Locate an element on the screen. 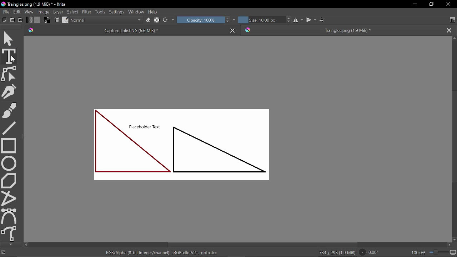 The height and width of the screenshot is (257, 457). Horizontal scrollbar is located at coordinates (261, 244).